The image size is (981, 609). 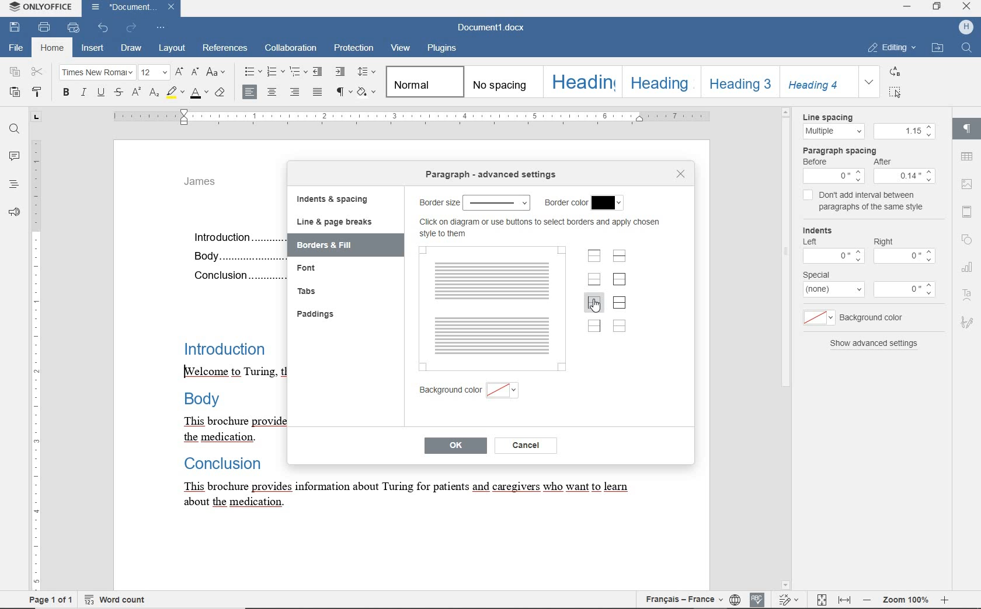 What do you see at coordinates (885, 240) in the screenshot?
I see `right` at bounding box center [885, 240].